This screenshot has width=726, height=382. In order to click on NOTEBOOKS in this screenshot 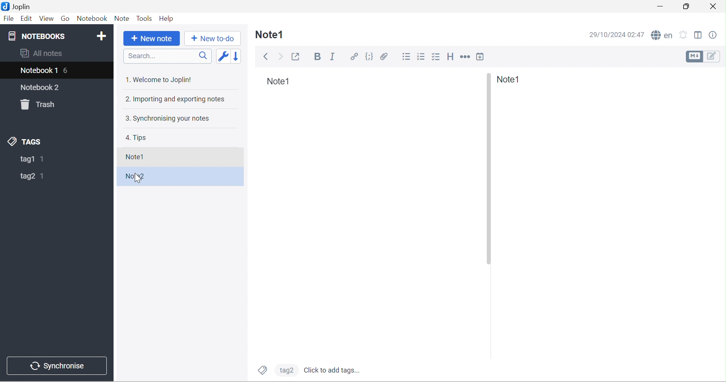, I will do `click(37, 36)`.